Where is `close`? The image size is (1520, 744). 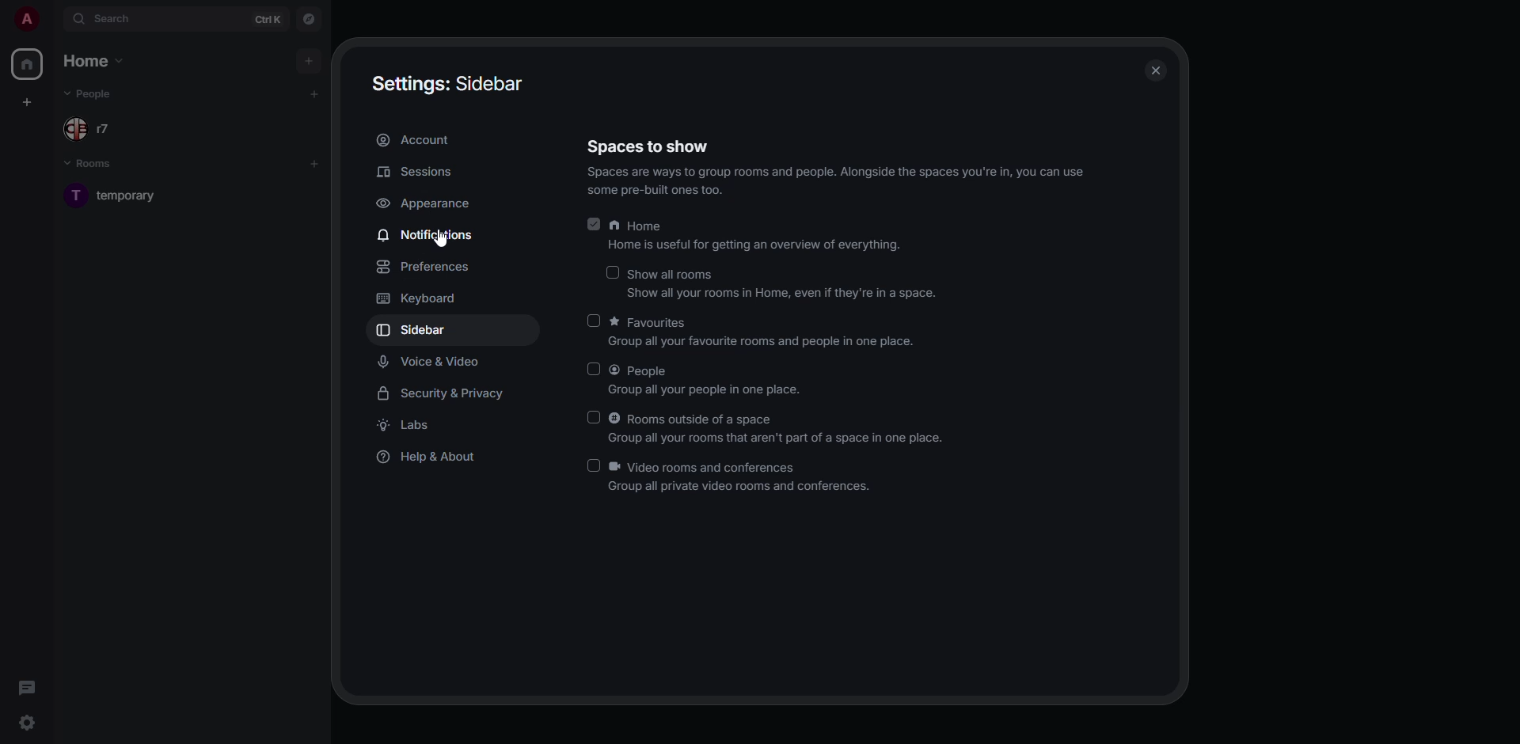
close is located at coordinates (1152, 72).